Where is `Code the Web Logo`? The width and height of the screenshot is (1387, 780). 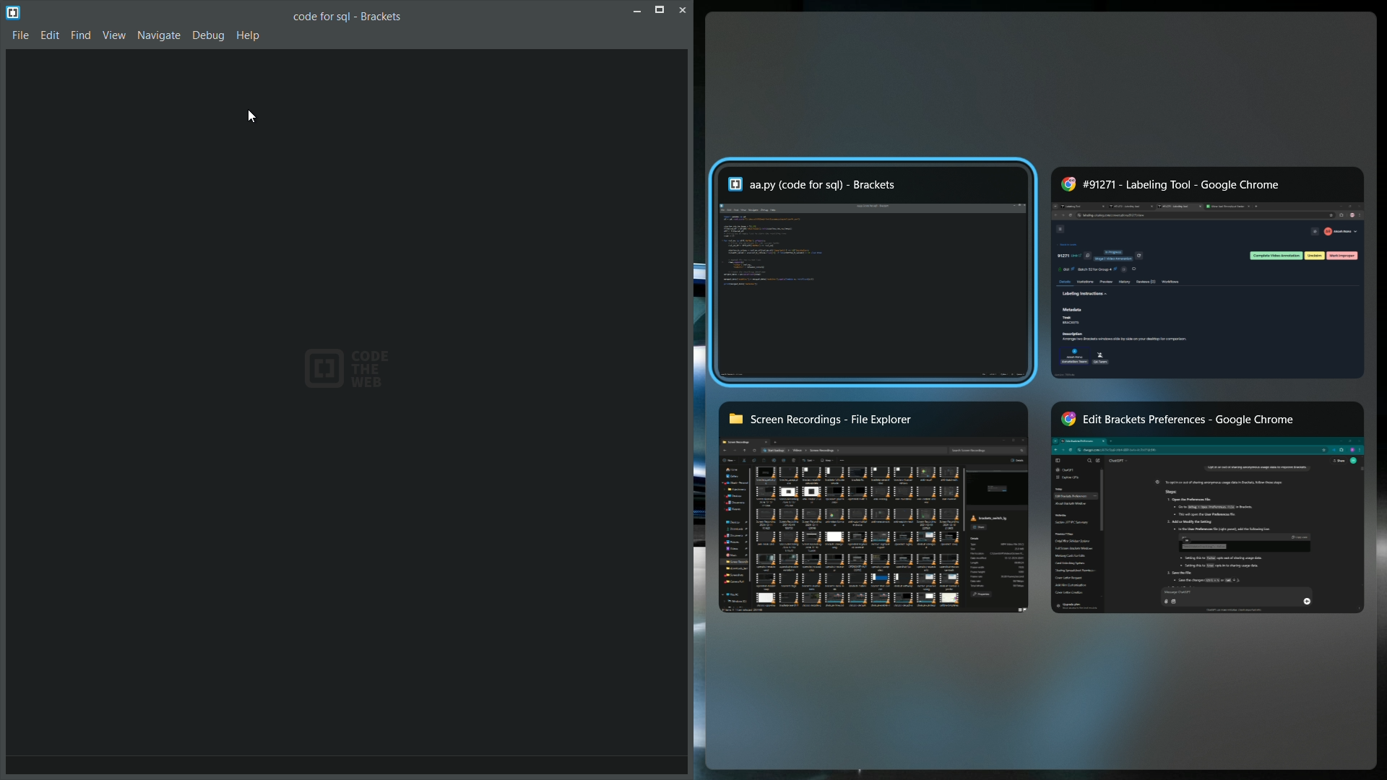
Code the Web Logo is located at coordinates (358, 369).